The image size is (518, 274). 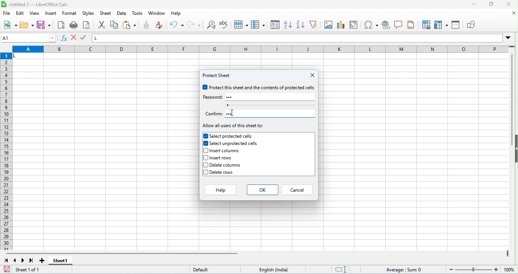 What do you see at coordinates (405, 270) in the screenshot?
I see `formula` at bounding box center [405, 270].